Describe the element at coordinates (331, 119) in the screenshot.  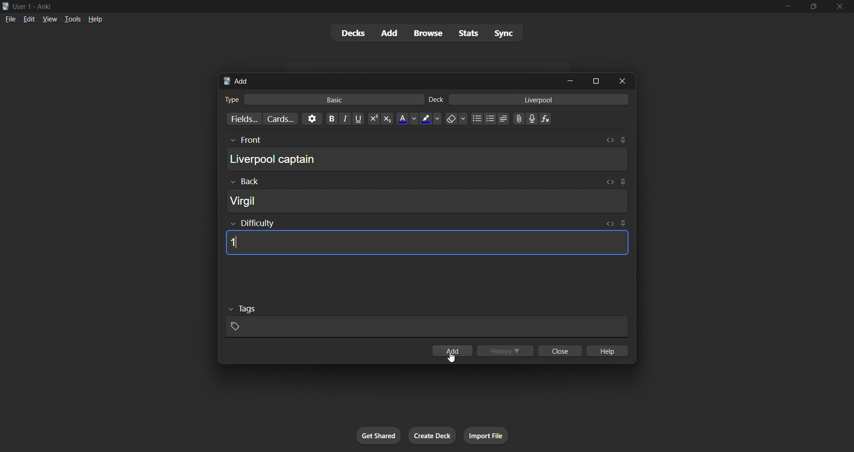
I see `Bold` at that location.